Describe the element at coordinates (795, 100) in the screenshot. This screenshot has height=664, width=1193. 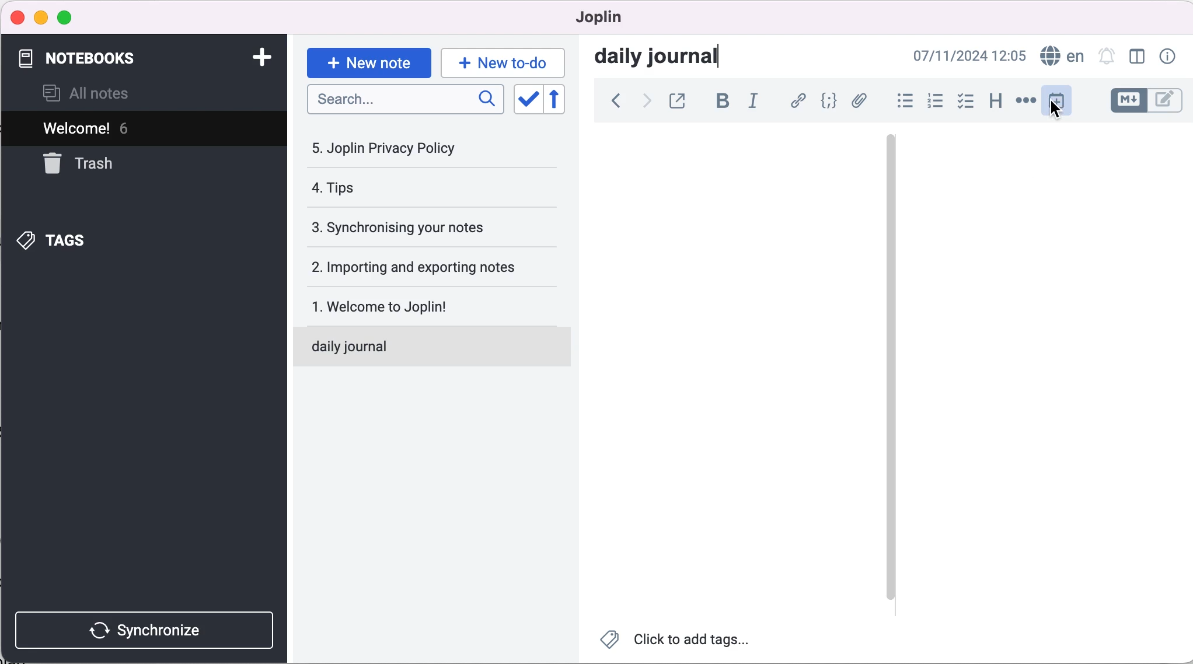
I see `hyperlink` at that location.